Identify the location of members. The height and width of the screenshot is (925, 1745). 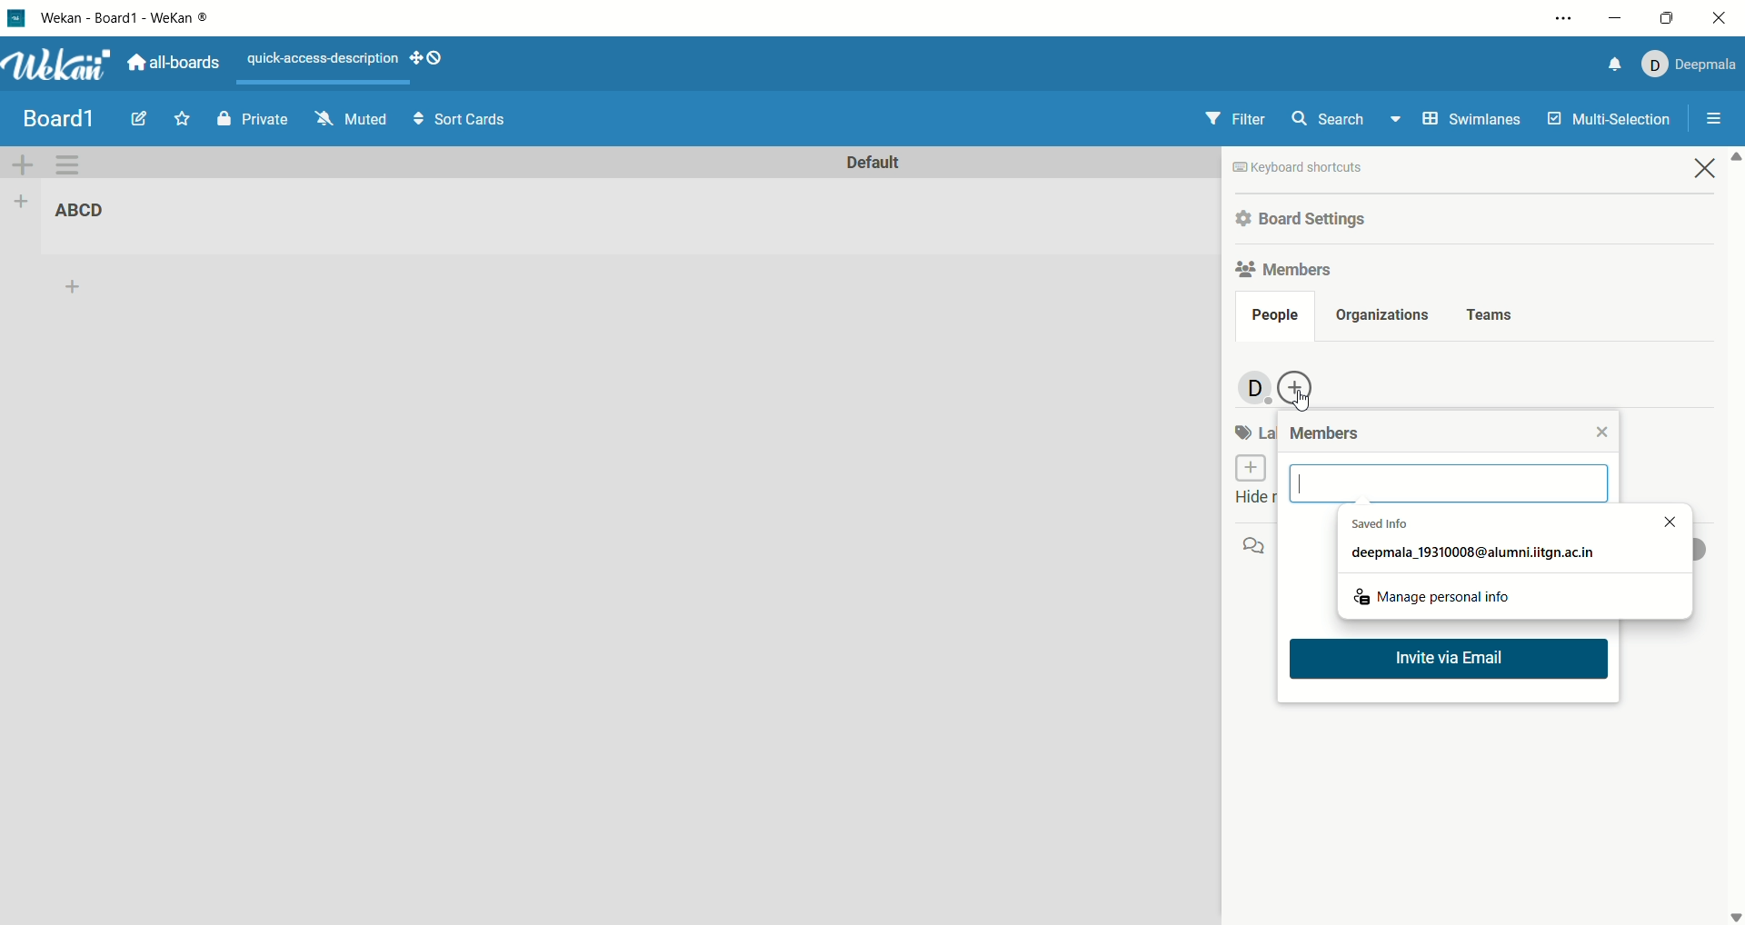
(1329, 434).